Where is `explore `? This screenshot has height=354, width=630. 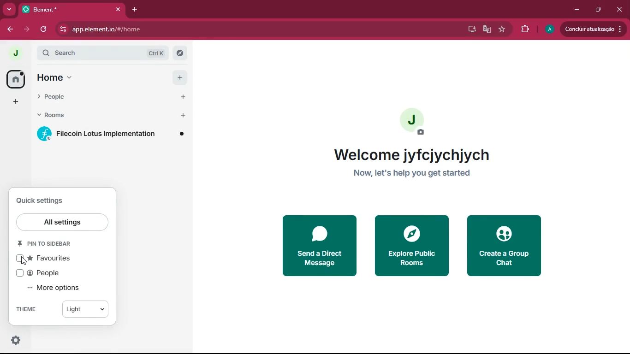 explore  is located at coordinates (411, 245).